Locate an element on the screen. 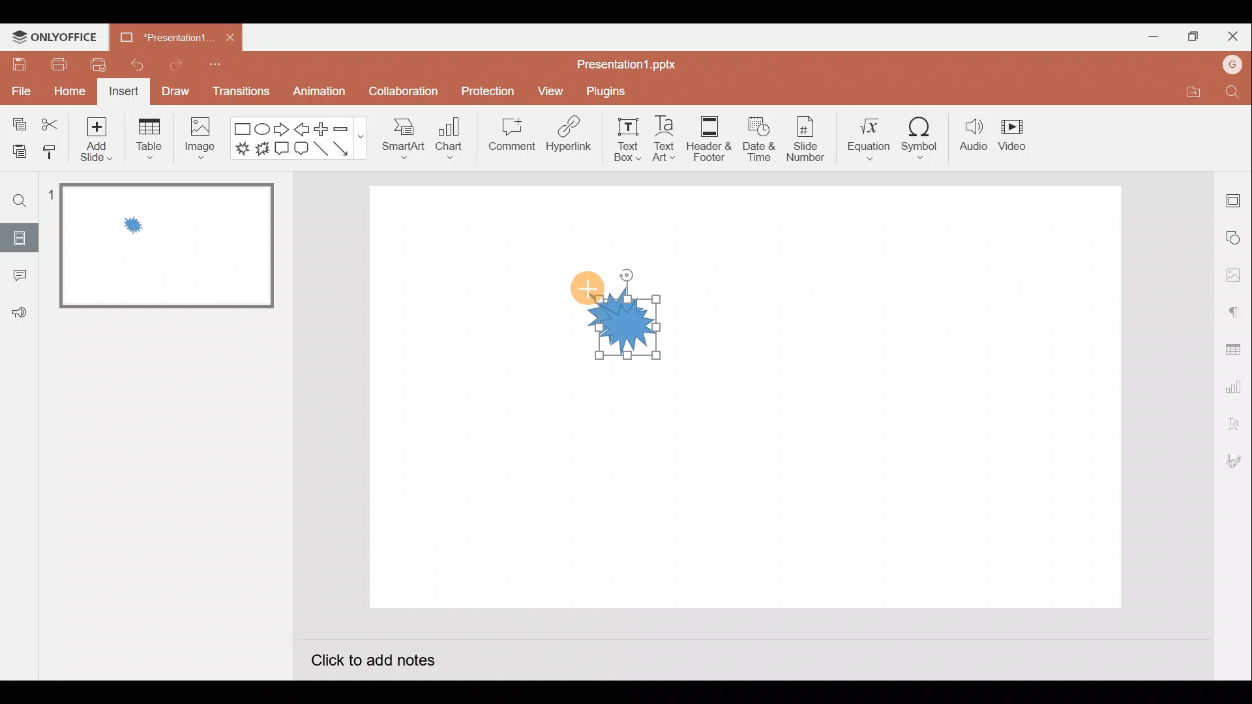 This screenshot has height=704, width=1252. Smart Art is located at coordinates (406, 142).